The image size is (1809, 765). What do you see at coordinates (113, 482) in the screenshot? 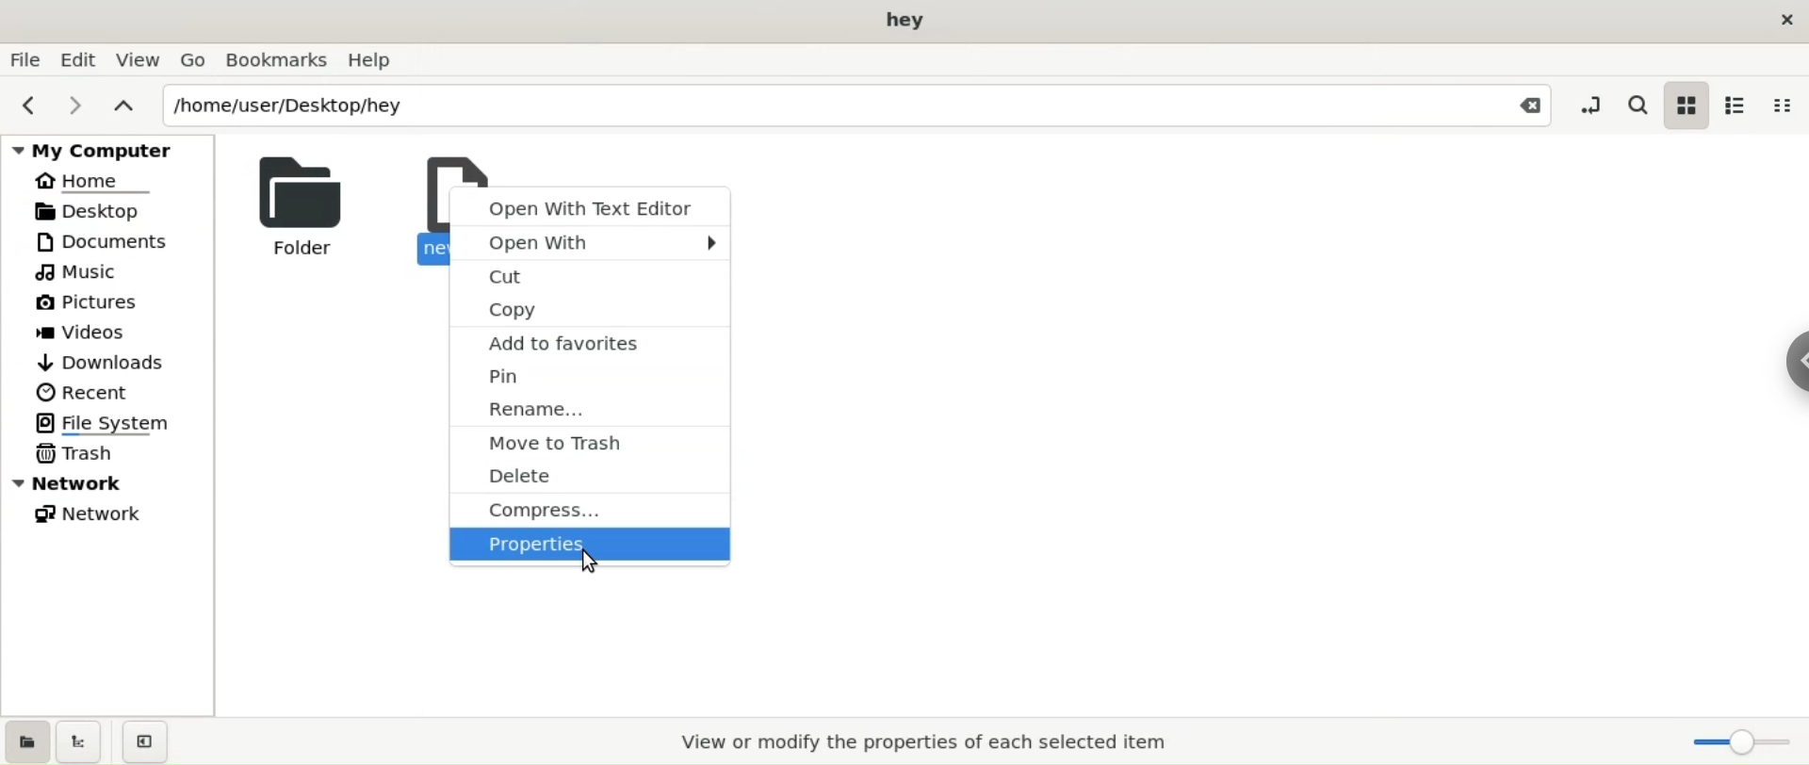
I see `Network` at bounding box center [113, 482].